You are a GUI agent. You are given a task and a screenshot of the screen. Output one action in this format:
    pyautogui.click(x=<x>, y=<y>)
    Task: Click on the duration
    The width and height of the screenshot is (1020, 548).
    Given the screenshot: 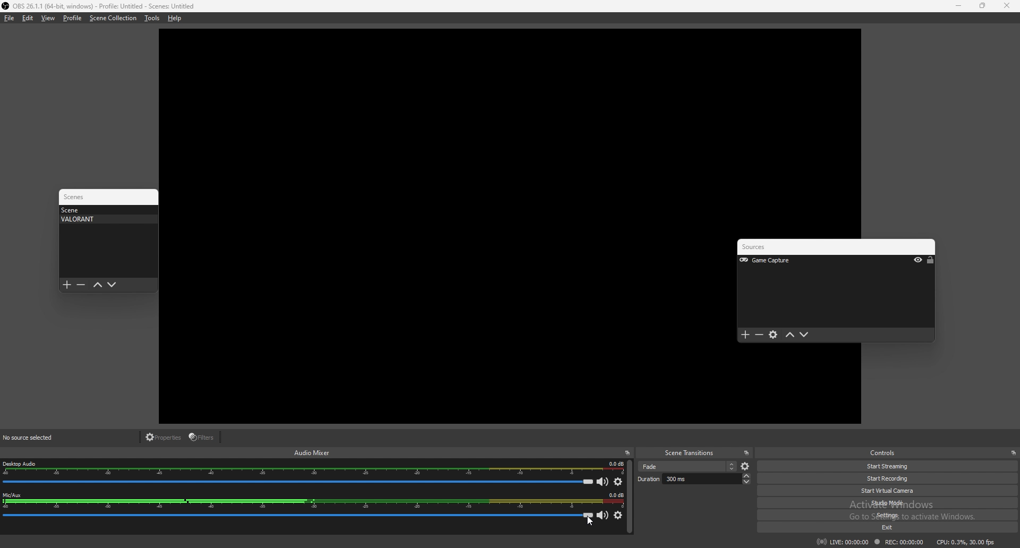 What is the action you would take?
    pyautogui.click(x=694, y=478)
    